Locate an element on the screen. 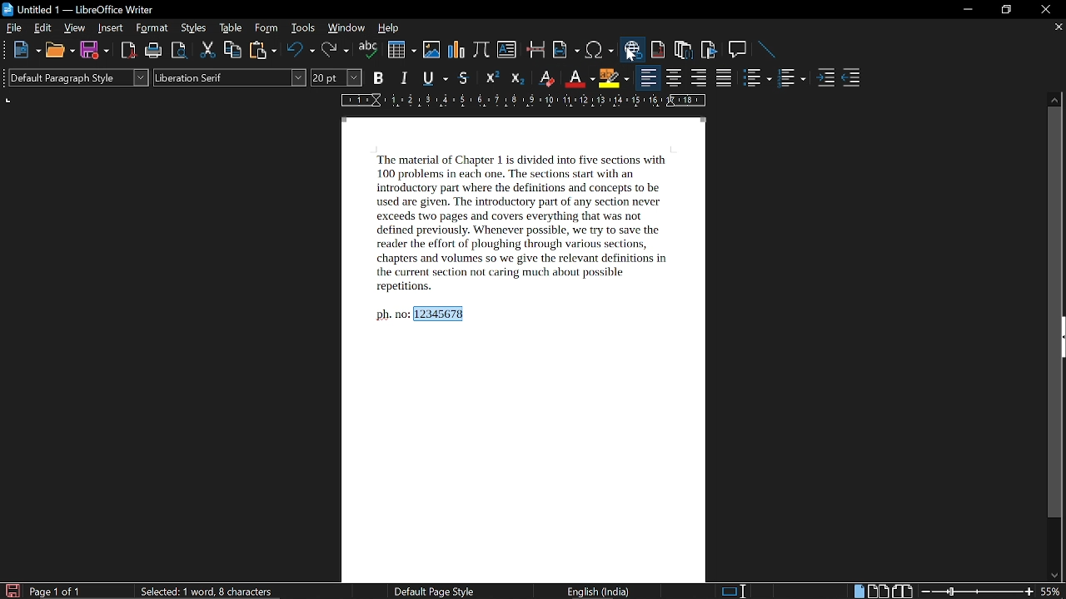 The image size is (1066, 599). eraser is located at coordinates (545, 78).